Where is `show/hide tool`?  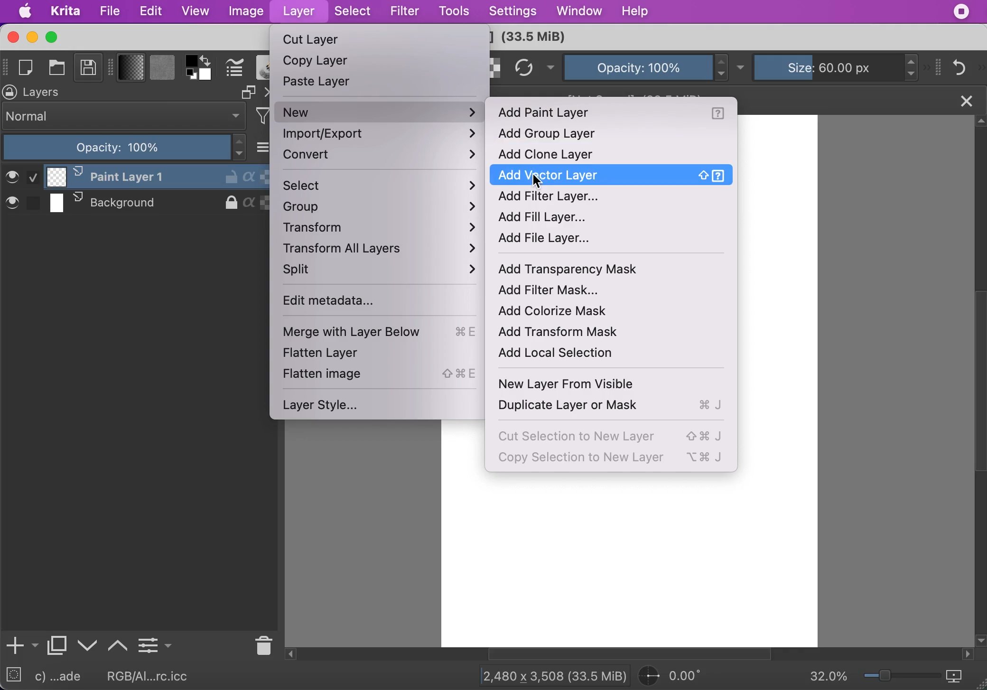
show/hide tool is located at coordinates (112, 66).